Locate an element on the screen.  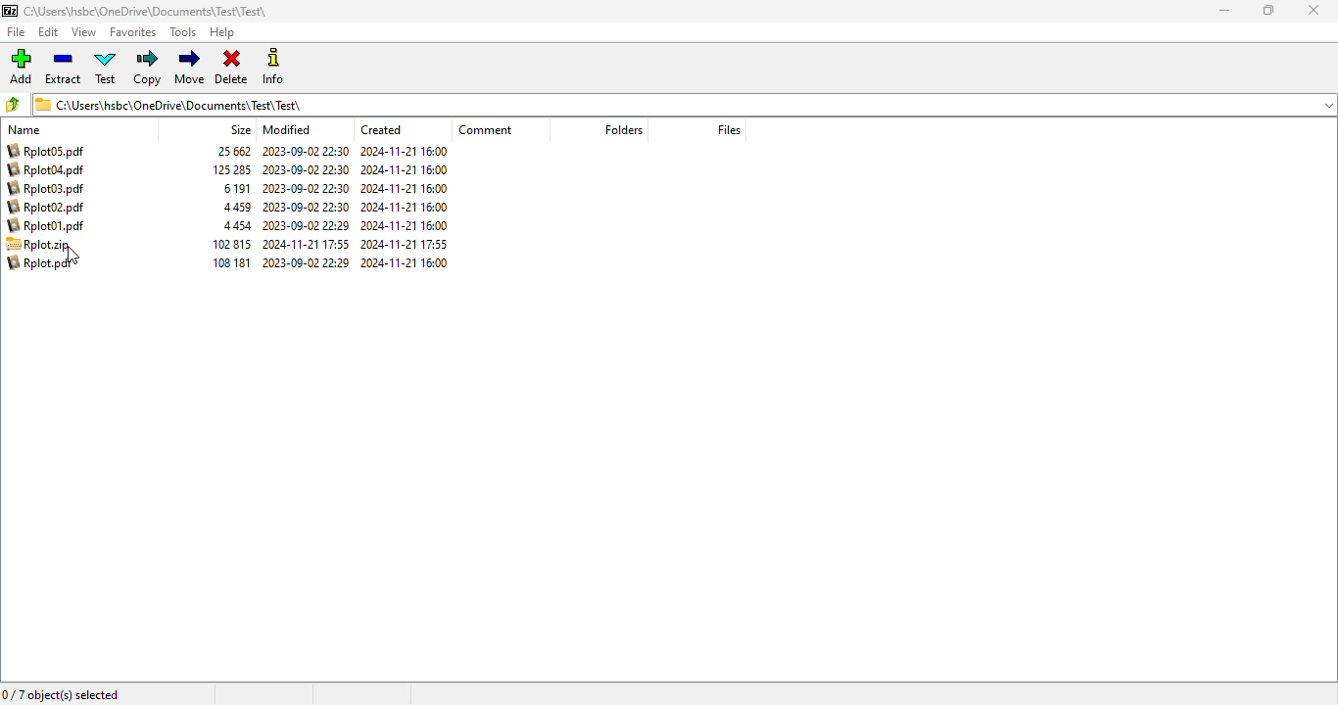
delete is located at coordinates (232, 67).